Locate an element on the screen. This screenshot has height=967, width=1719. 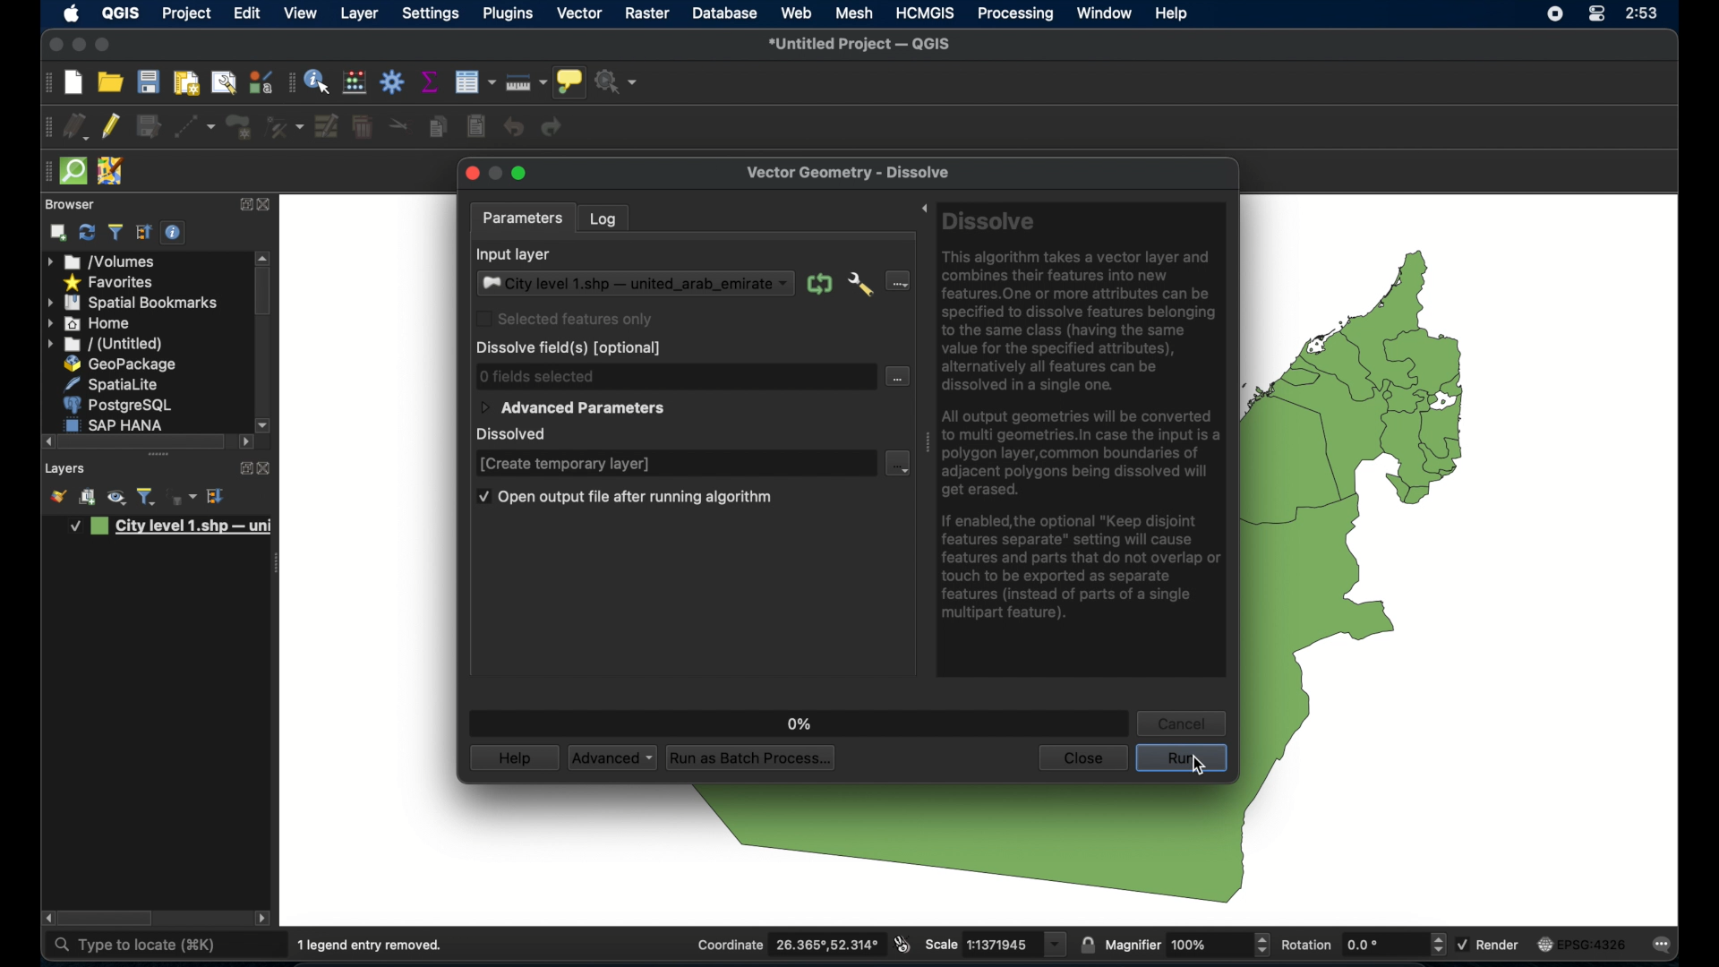
maximize is located at coordinates (522, 173).